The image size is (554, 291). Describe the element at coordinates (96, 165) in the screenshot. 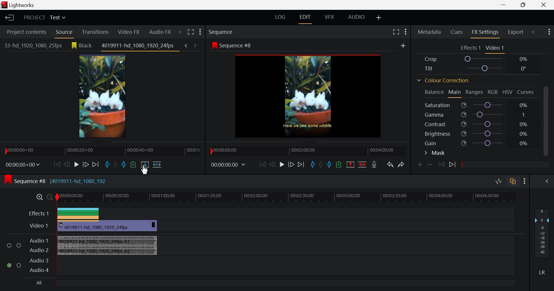

I see `To End` at that location.